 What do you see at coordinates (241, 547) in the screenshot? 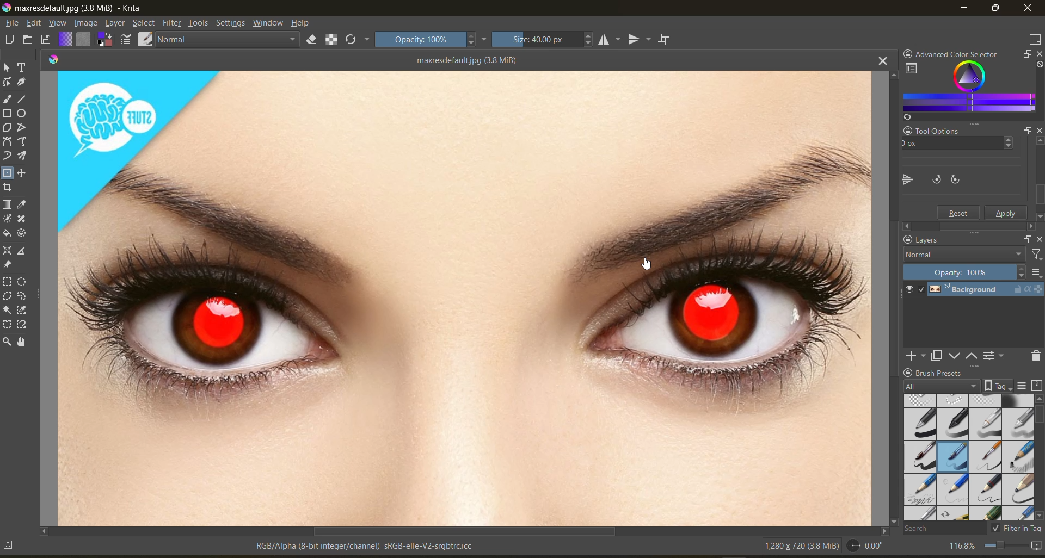
I see `metadata` at bounding box center [241, 547].